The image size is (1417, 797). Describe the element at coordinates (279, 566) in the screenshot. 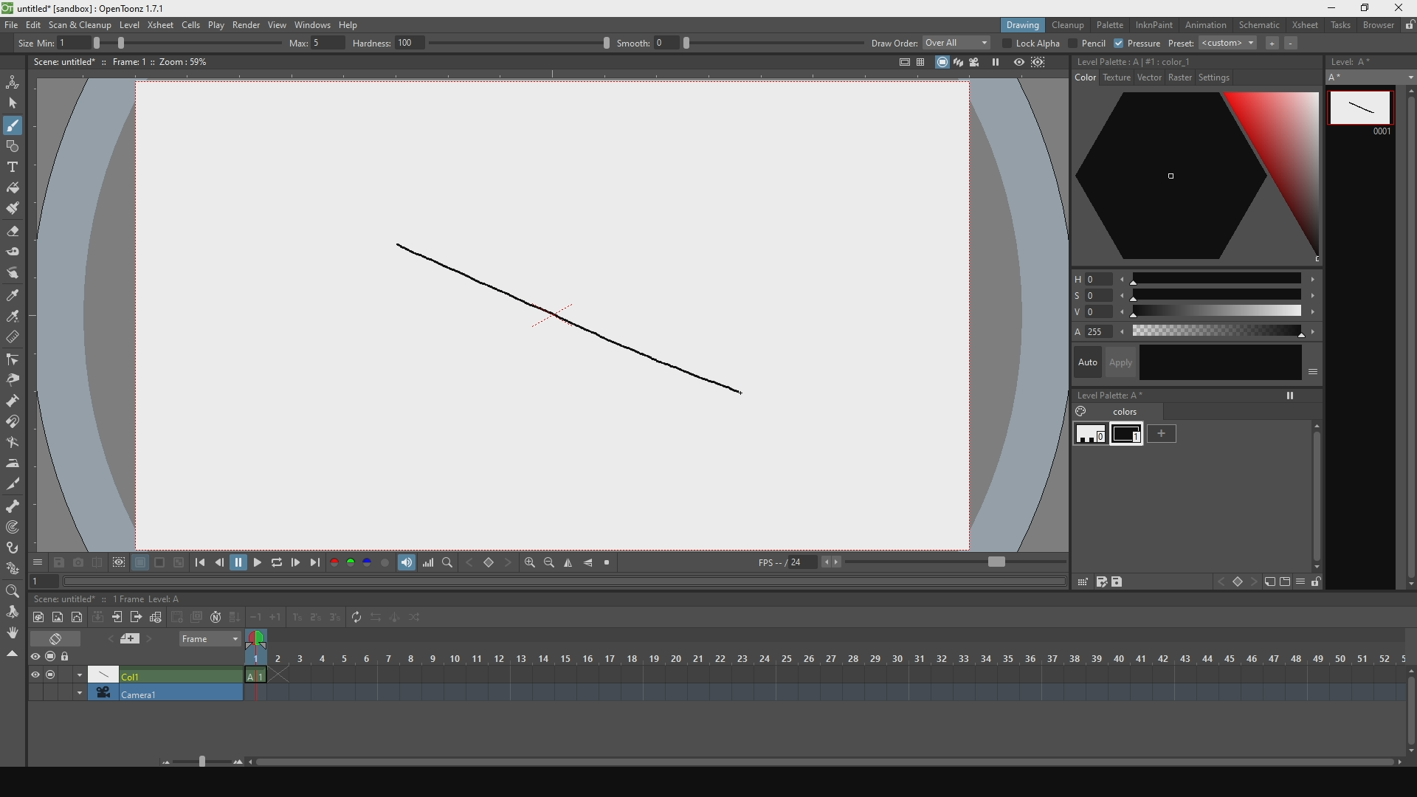

I see `replay` at that location.